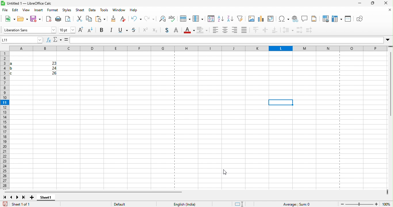  I want to click on superscript, so click(146, 30).